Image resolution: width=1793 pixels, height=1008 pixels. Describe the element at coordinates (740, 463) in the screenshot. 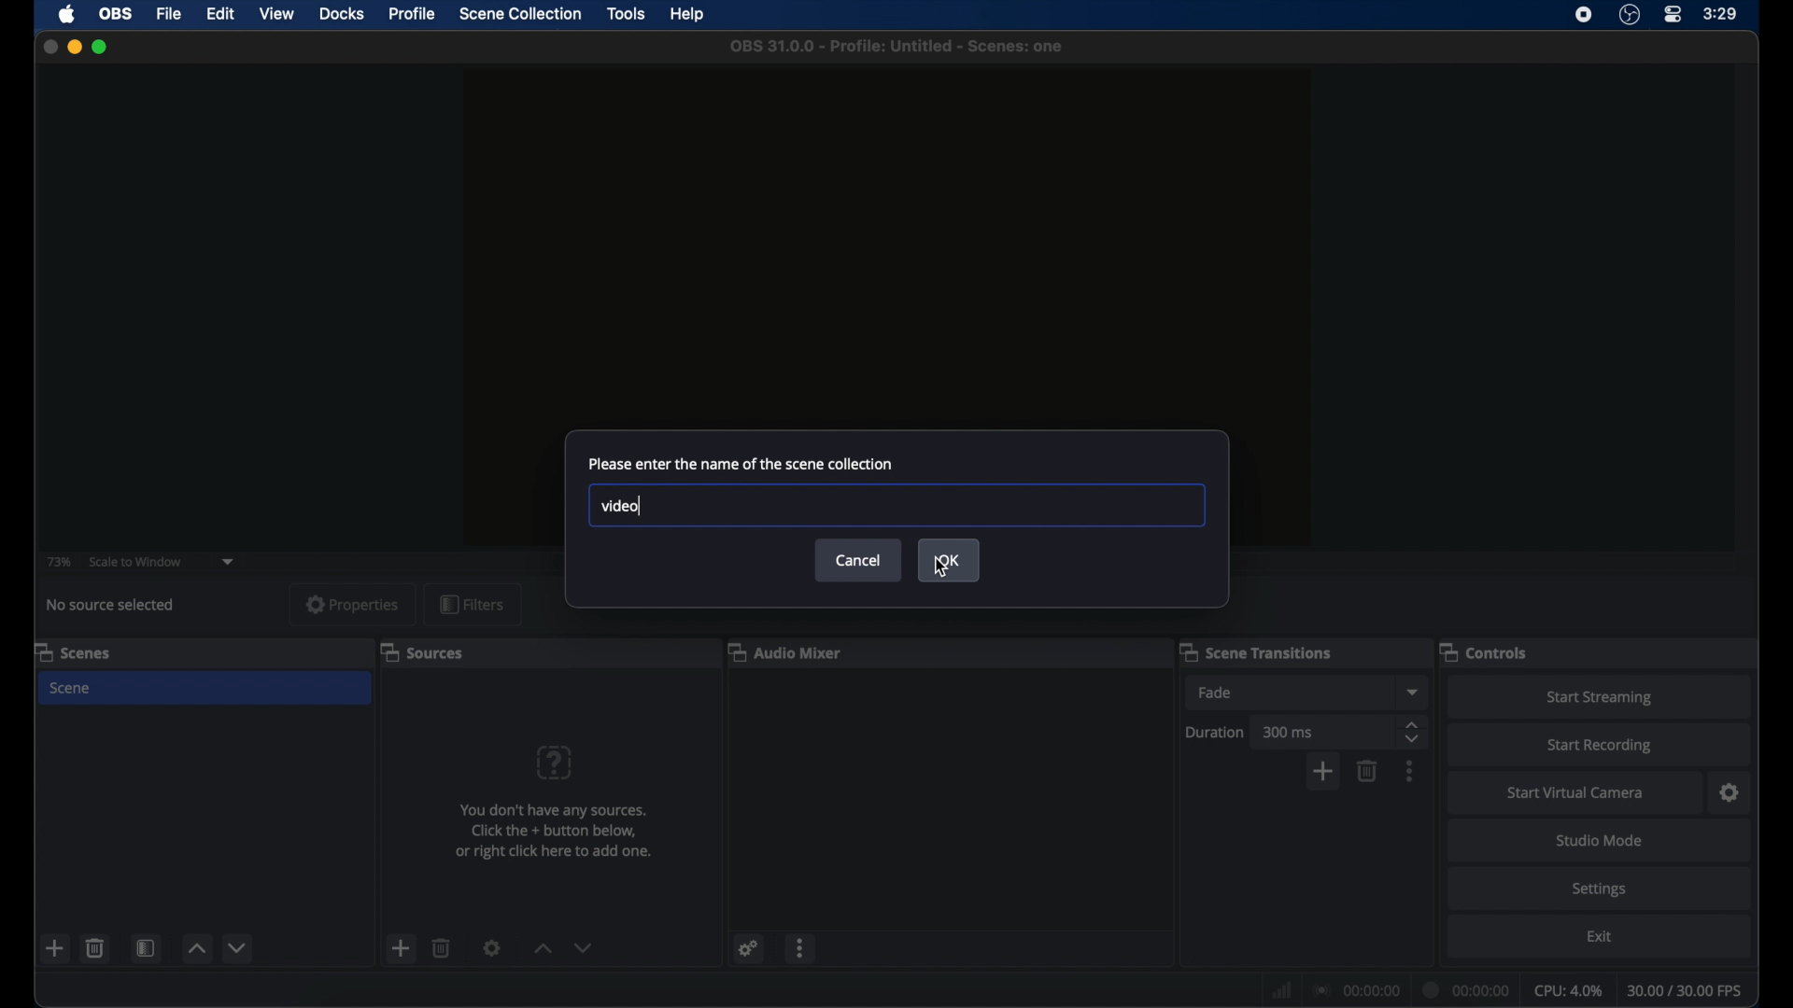

I see `please enter the name of the scene collection` at that location.